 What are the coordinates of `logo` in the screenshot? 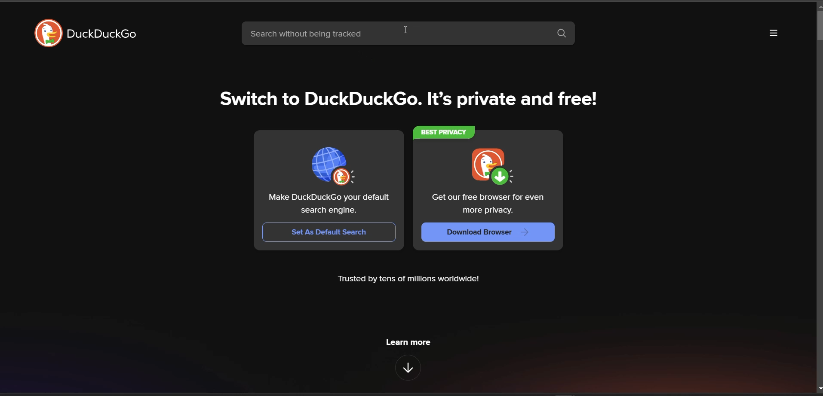 It's located at (490, 166).